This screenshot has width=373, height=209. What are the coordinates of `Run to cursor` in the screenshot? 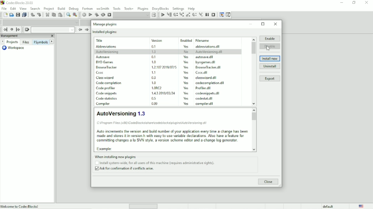 It's located at (162, 15).